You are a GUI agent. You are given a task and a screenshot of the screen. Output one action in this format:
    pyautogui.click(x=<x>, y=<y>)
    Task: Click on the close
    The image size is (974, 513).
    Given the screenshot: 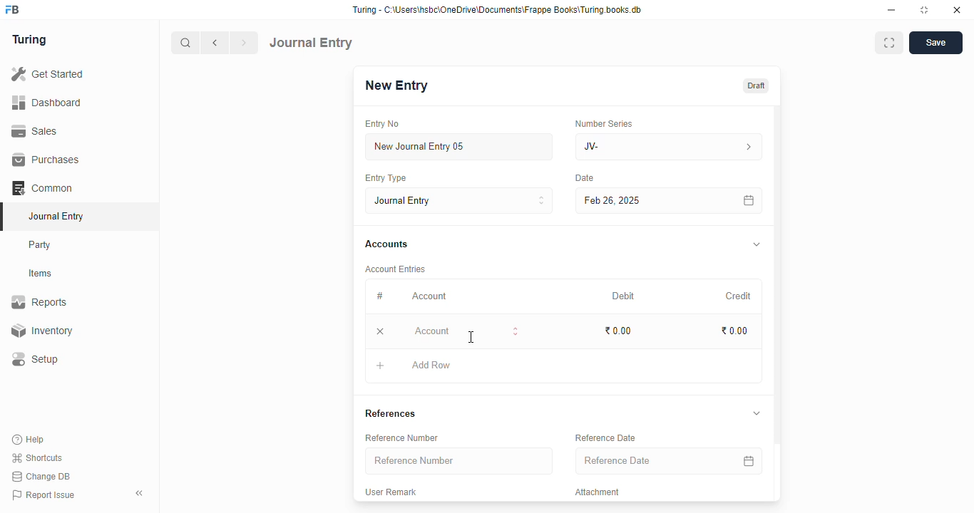 What is the action you would take?
    pyautogui.click(x=957, y=10)
    